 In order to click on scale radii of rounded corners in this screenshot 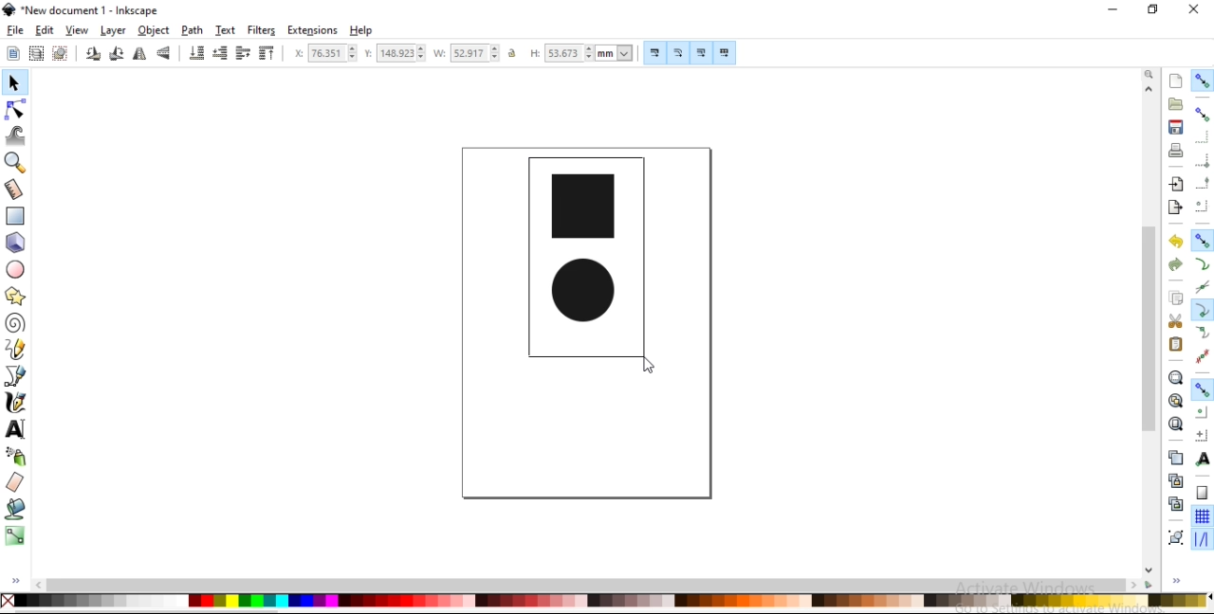, I will do `click(679, 54)`.